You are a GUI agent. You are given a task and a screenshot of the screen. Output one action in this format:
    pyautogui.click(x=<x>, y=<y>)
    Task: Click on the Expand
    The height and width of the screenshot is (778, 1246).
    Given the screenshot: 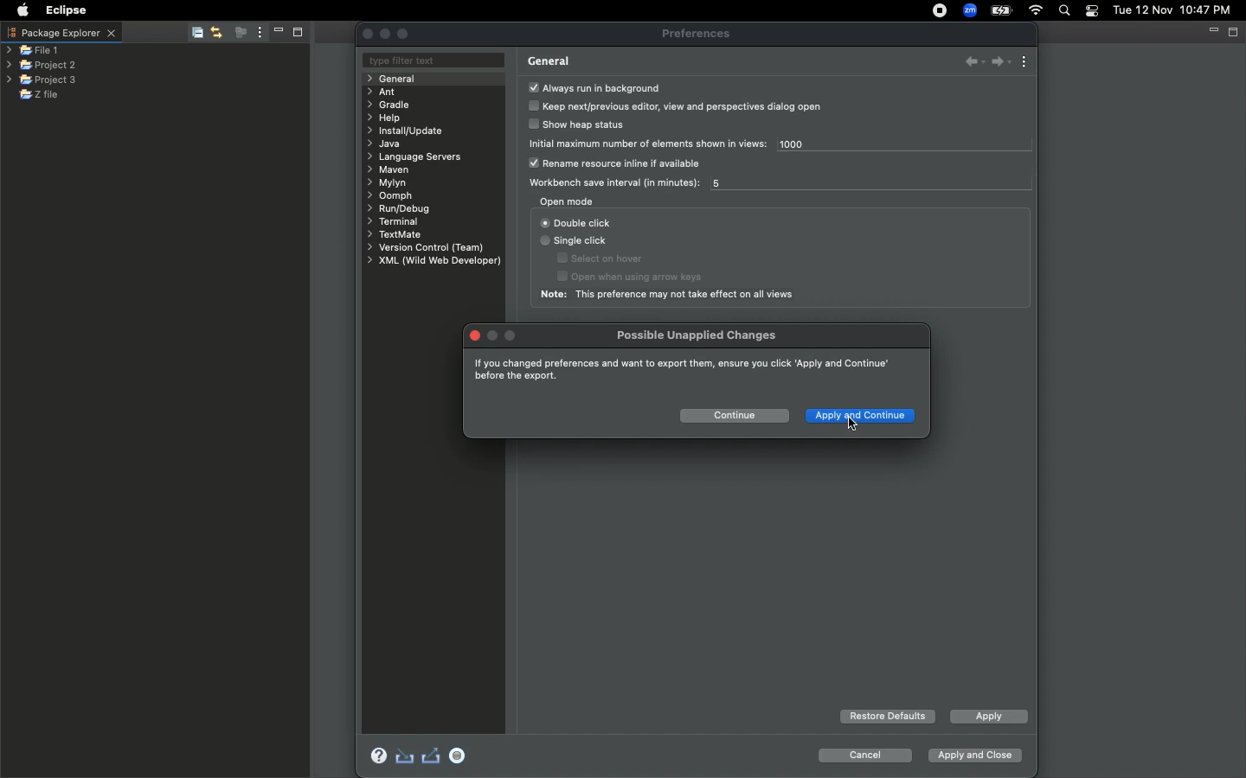 What is the action you would take?
    pyautogui.click(x=402, y=35)
    